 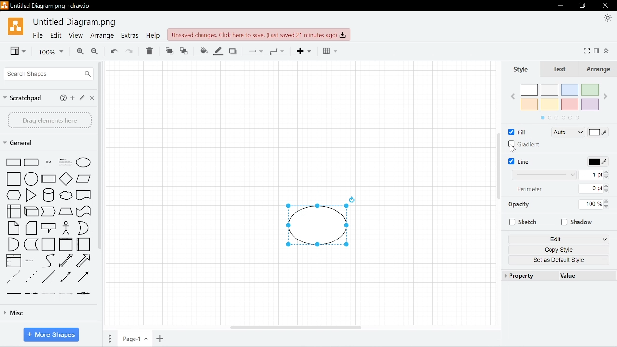 I want to click on Current zoom, so click(x=49, y=52).